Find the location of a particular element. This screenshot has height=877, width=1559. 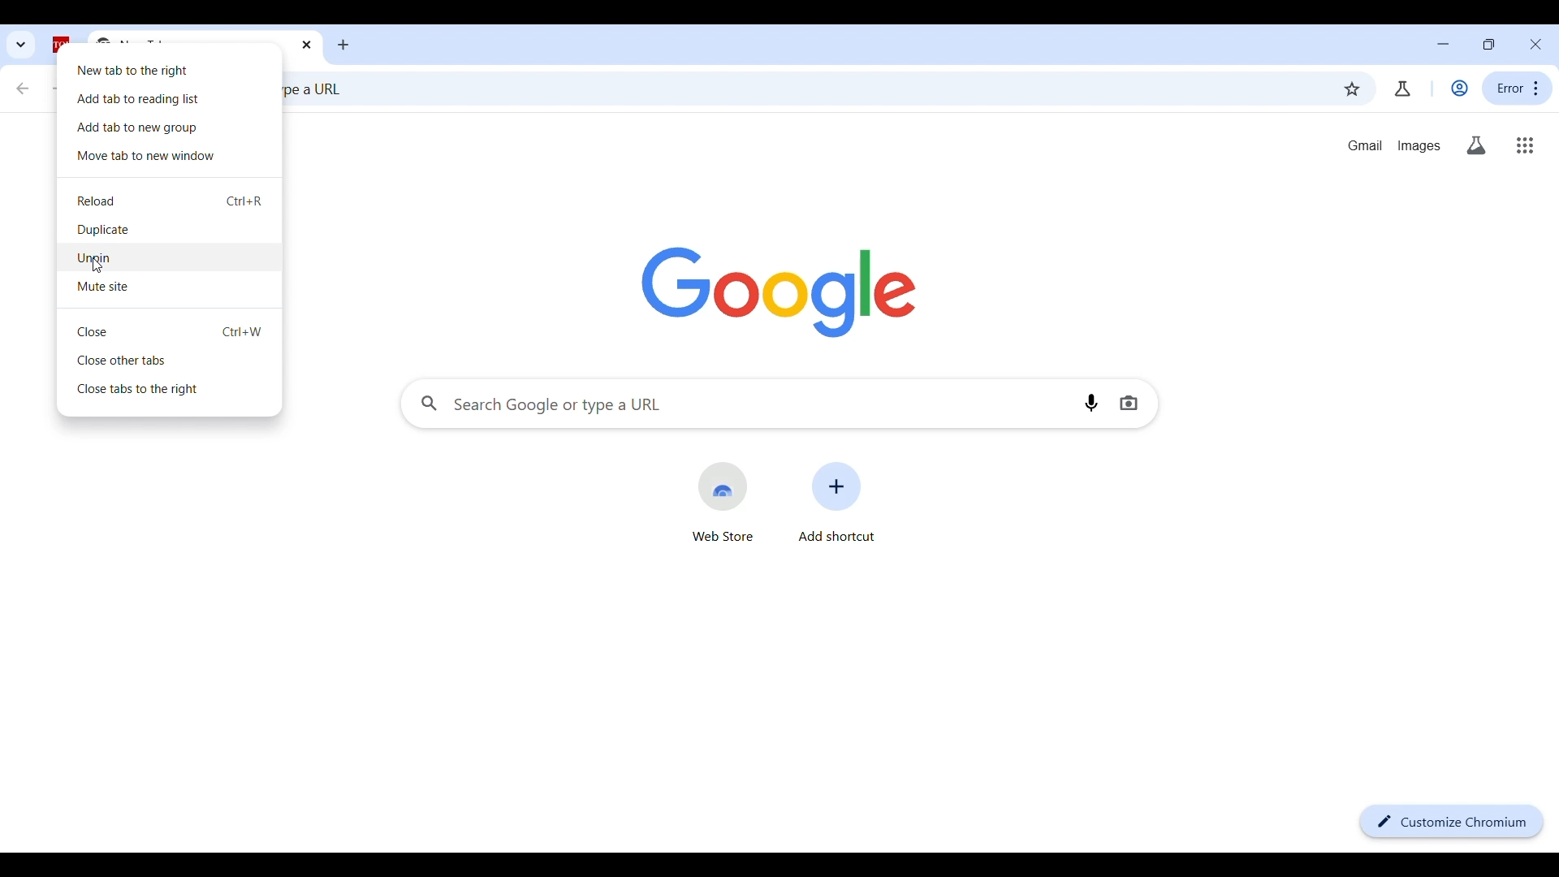

Search by image is located at coordinates (1129, 403).